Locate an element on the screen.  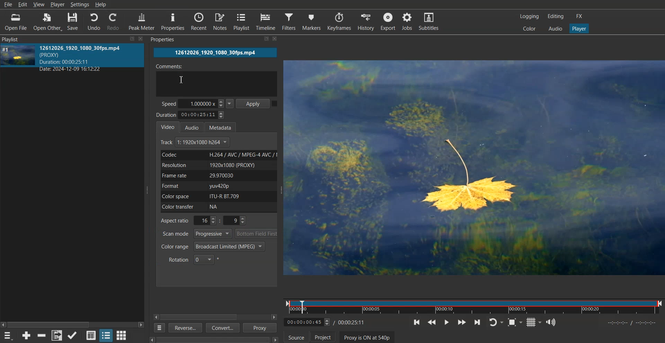
Jobs is located at coordinates (408, 21).